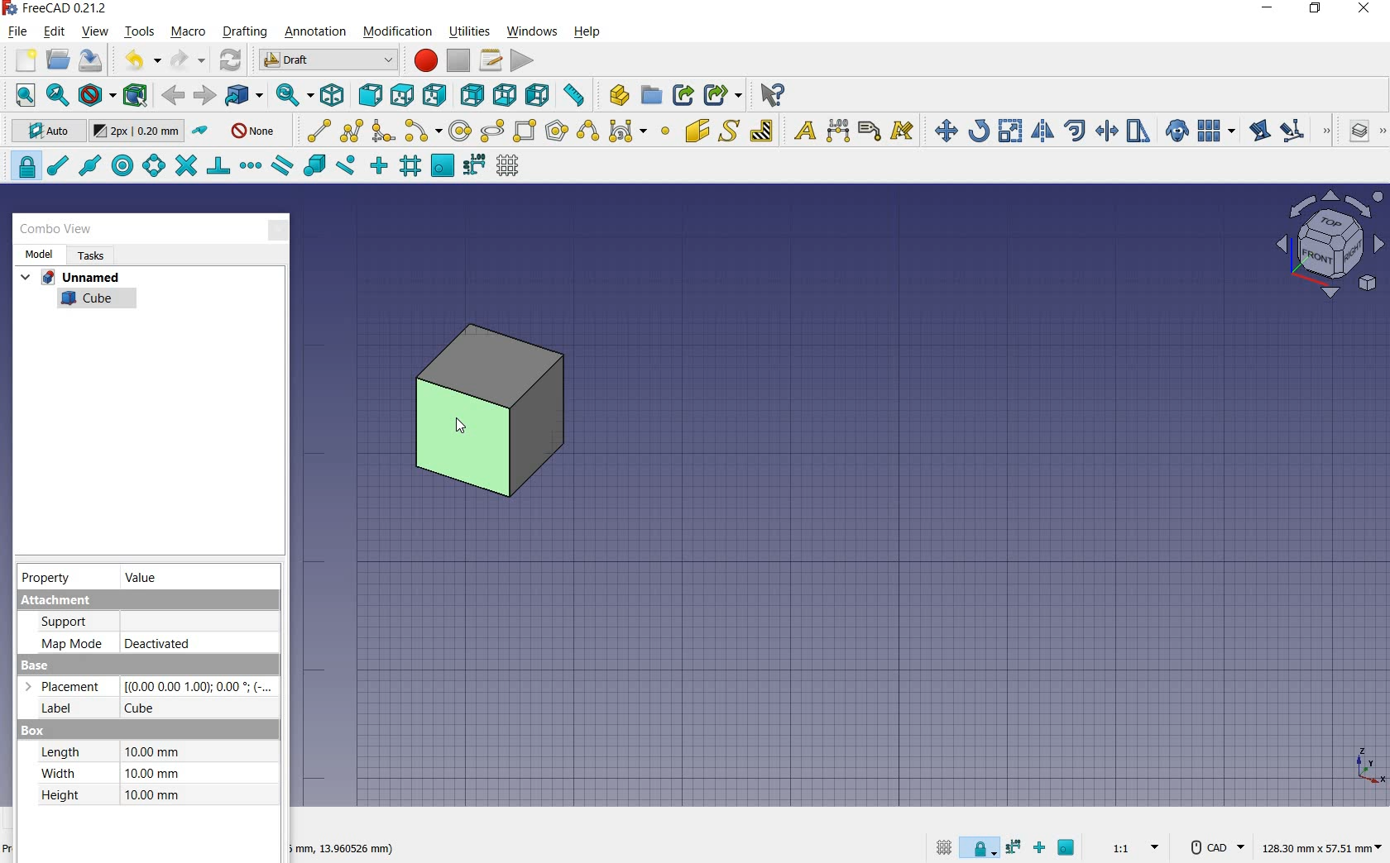  What do you see at coordinates (527, 131) in the screenshot?
I see `rectangle` at bounding box center [527, 131].